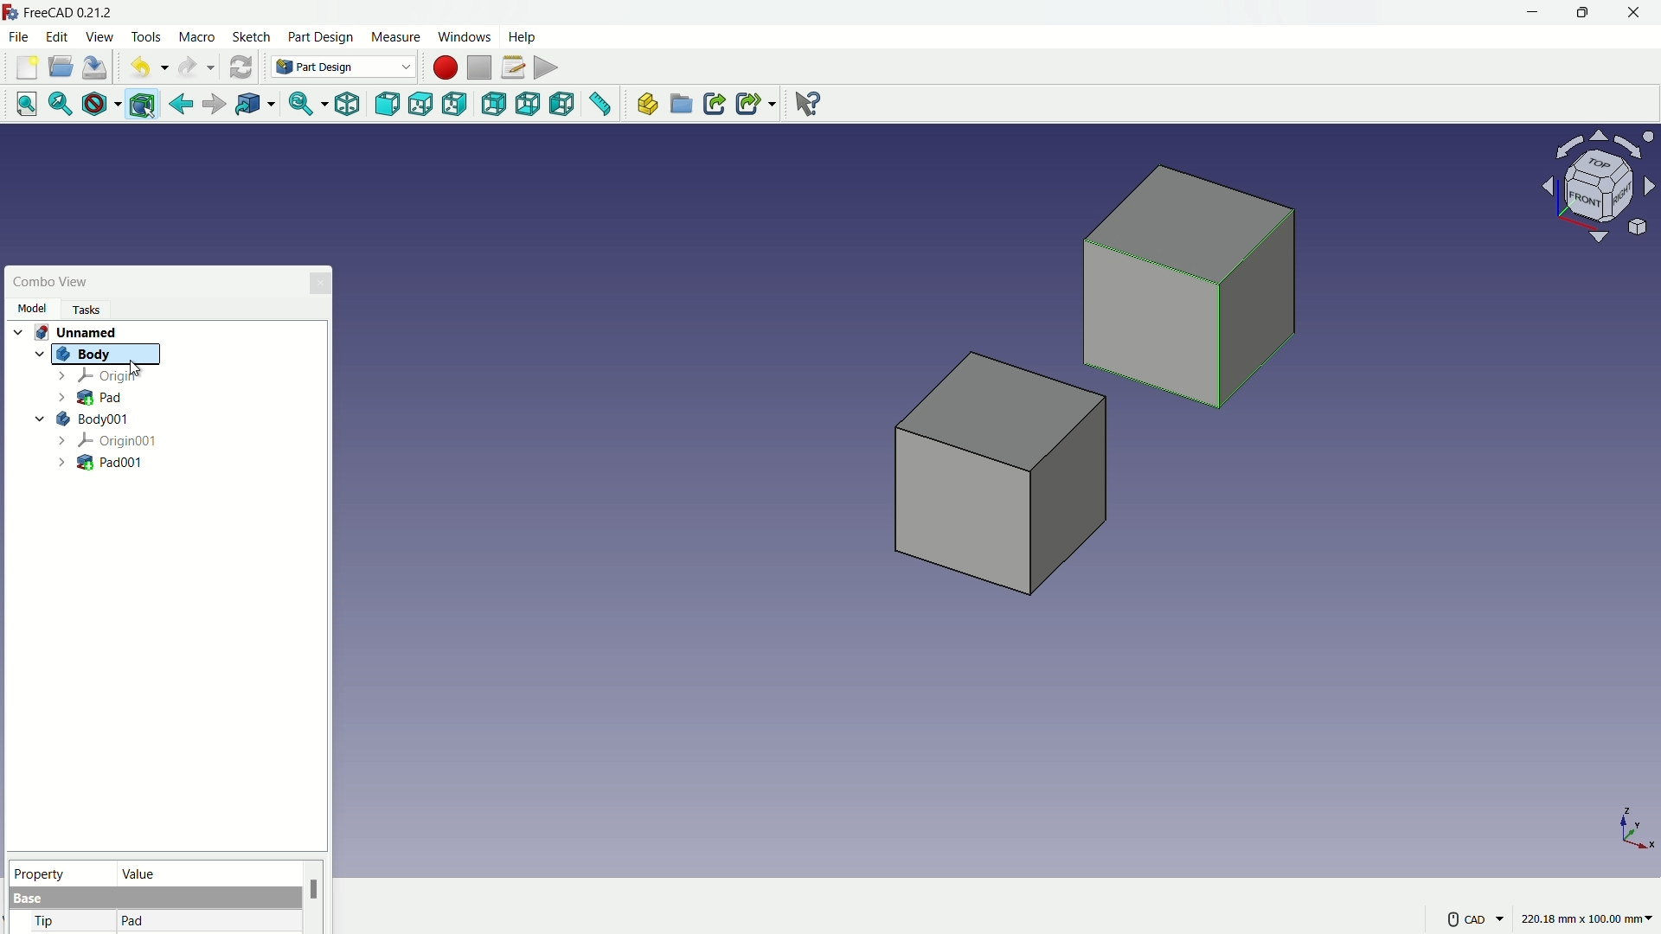 This screenshot has width=1661, height=934. What do you see at coordinates (212, 106) in the screenshot?
I see `forward` at bounding box center [212, 106].